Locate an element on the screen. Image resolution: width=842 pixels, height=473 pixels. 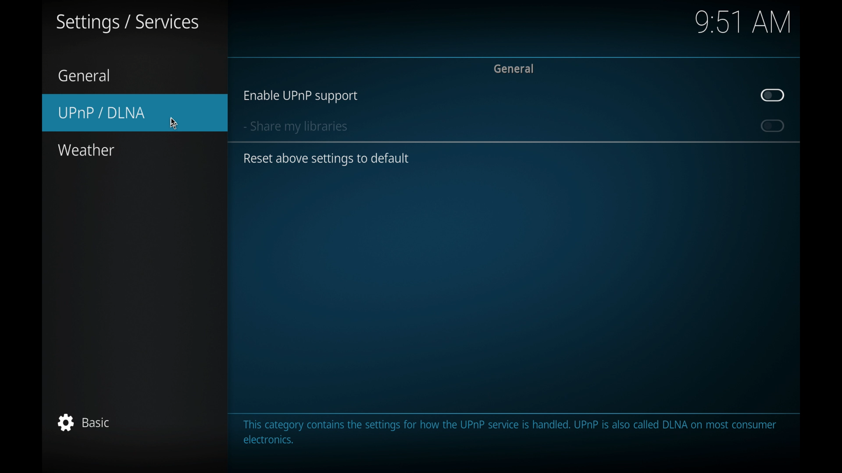
general is located at coordinates (84, 76).